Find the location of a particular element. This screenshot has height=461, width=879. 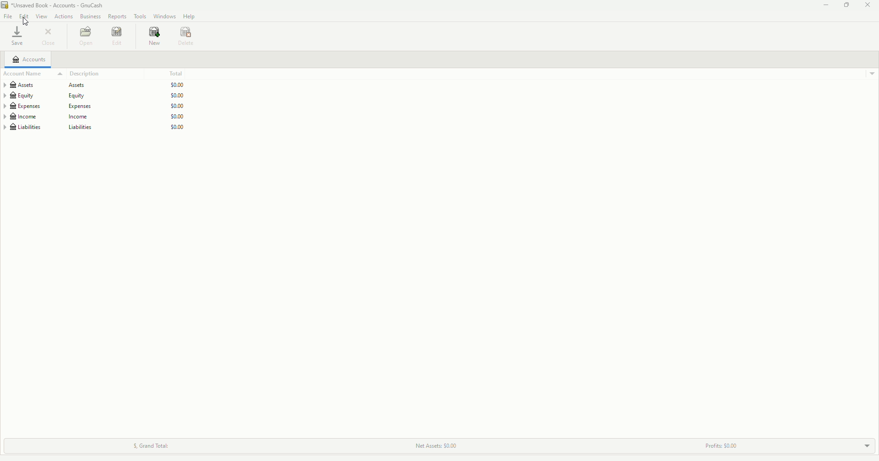

Minimize is located at coordinates (824, 6).